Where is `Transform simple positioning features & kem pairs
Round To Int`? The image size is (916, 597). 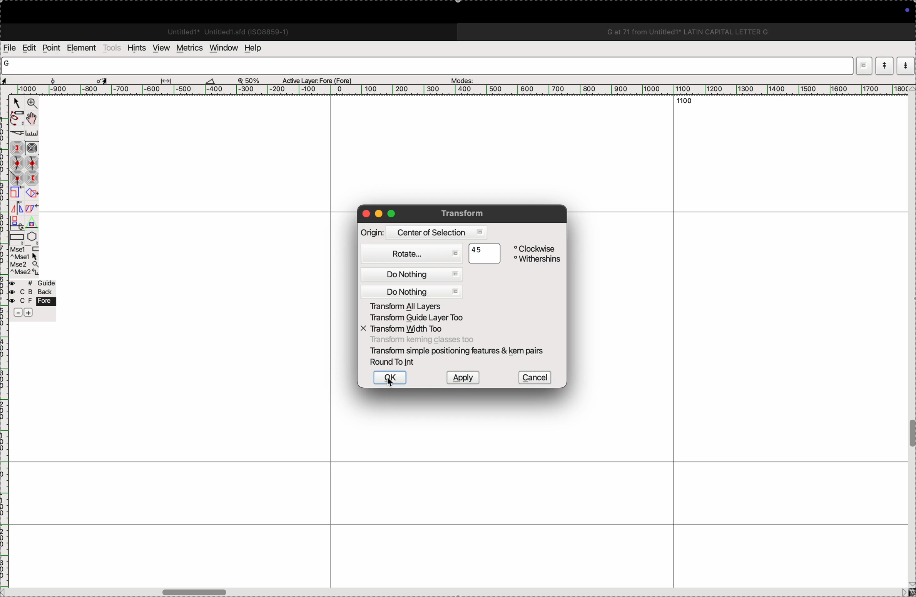
Transform simple positioning features & kem pairs
Round To Int is located at coordinates (460, 357).